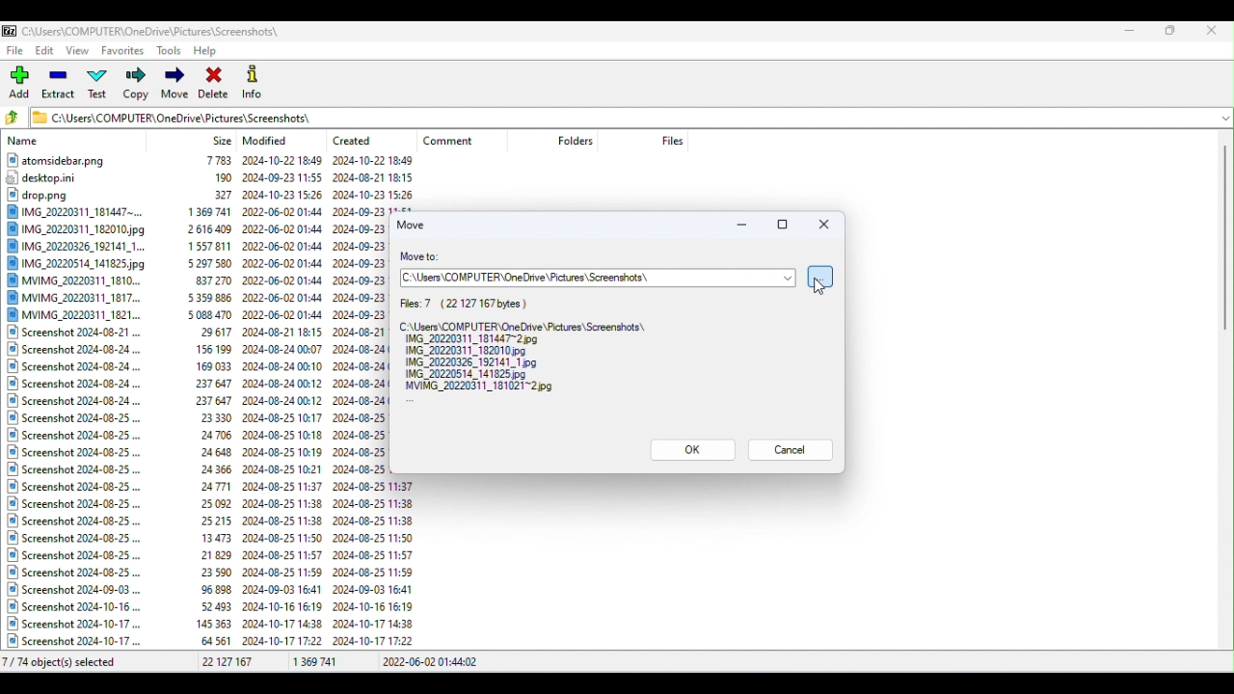 This screenshot has height=694, width=1234. I want to click on Go back, so click(15, 119).